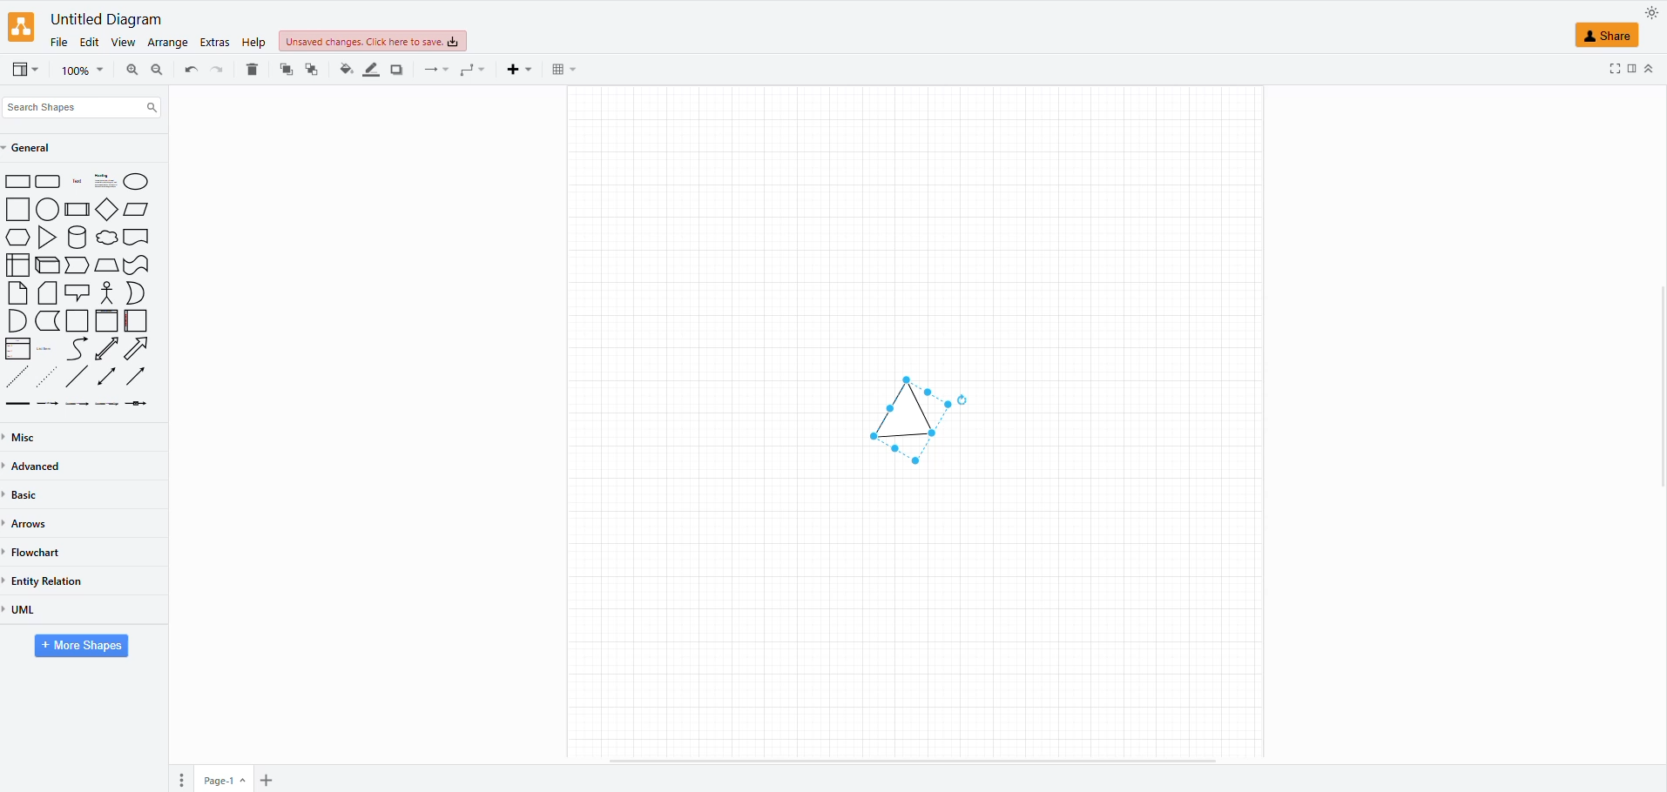 This screenshot has width=1667, height=792. Describe the element at coordinates (78, 265) in the screenshot. I see `Forward` at that location.